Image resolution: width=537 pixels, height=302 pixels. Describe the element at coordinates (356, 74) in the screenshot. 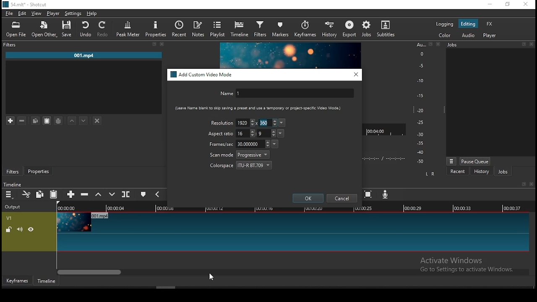

I see `close window` at that location.